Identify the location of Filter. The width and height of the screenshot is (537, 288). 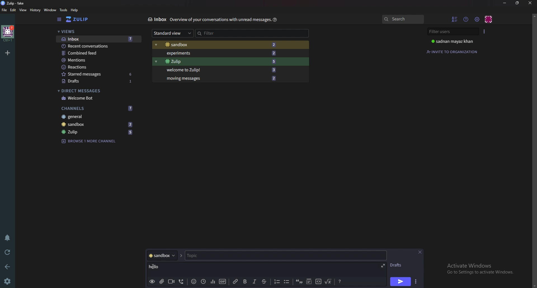
(252, 33).